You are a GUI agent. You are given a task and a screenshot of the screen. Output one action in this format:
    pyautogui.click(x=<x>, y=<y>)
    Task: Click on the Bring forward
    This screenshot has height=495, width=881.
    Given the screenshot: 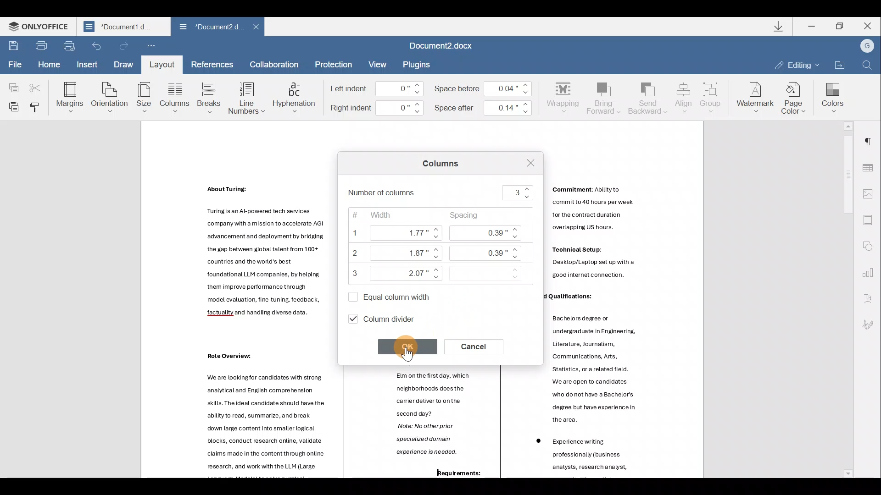 What is the action you would take?
    pyautogui.click(x=604, y=97)
    